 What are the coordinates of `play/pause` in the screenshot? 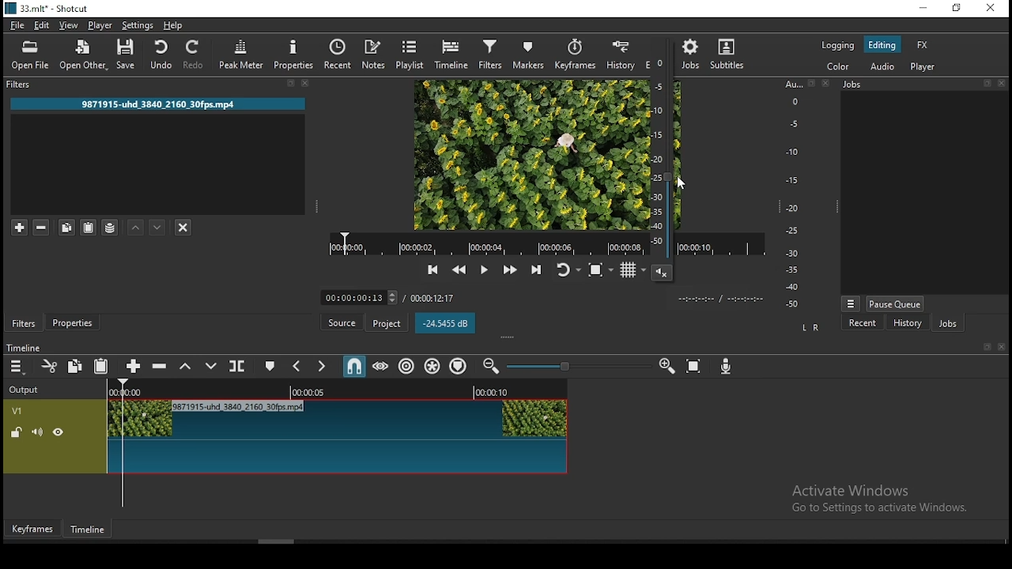 It's located at (485, 271).